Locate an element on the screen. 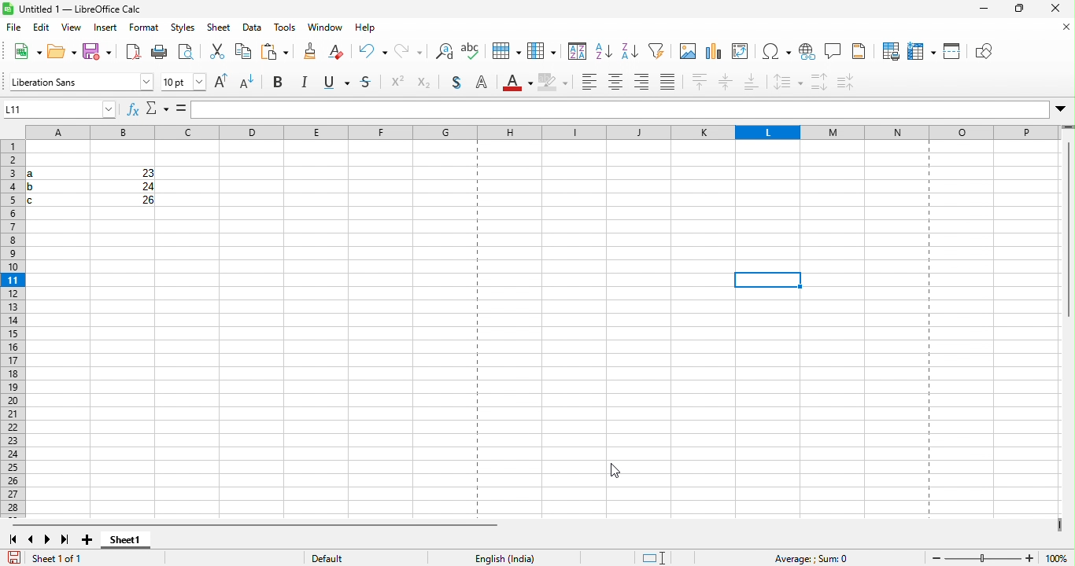 This screenshot has height=566, width=1075. last sheet is located at coordinates (66, 537).